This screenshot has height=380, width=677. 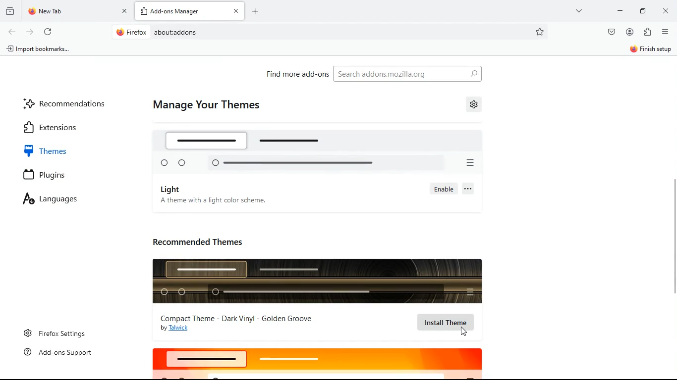 I want to click on manage your themes, so click(x=206, y=106).